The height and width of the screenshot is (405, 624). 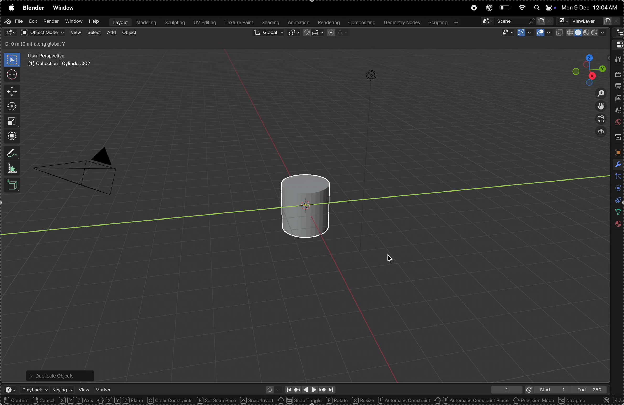 What do you see at coordinates (616, 189) in the screenshot?
I see `layers` at bounding box center [616, 189].